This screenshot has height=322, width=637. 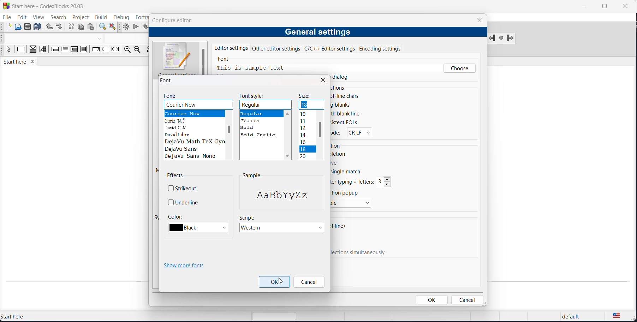 What do you see at coordinates (583, 7) in the screenshot?
I see `minimize` at bounding box center [583, 7].